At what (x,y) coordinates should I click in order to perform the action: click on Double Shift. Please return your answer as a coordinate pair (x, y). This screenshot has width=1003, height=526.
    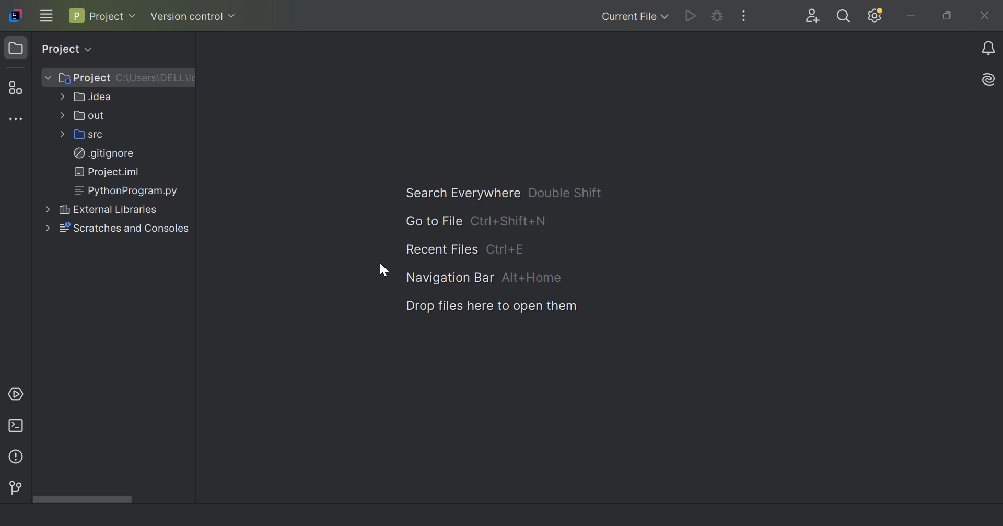
    Looking at the image, I should click on (567, 192).